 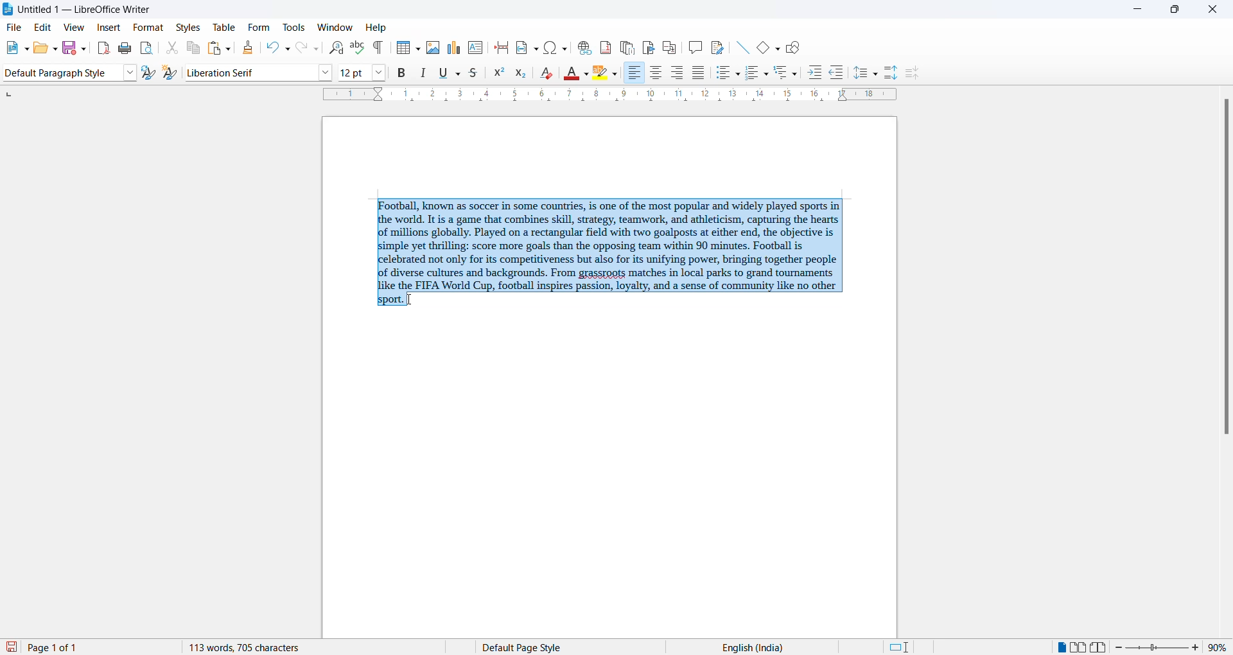 I want to click on clear direct formatting, so click(x=546, y=72).